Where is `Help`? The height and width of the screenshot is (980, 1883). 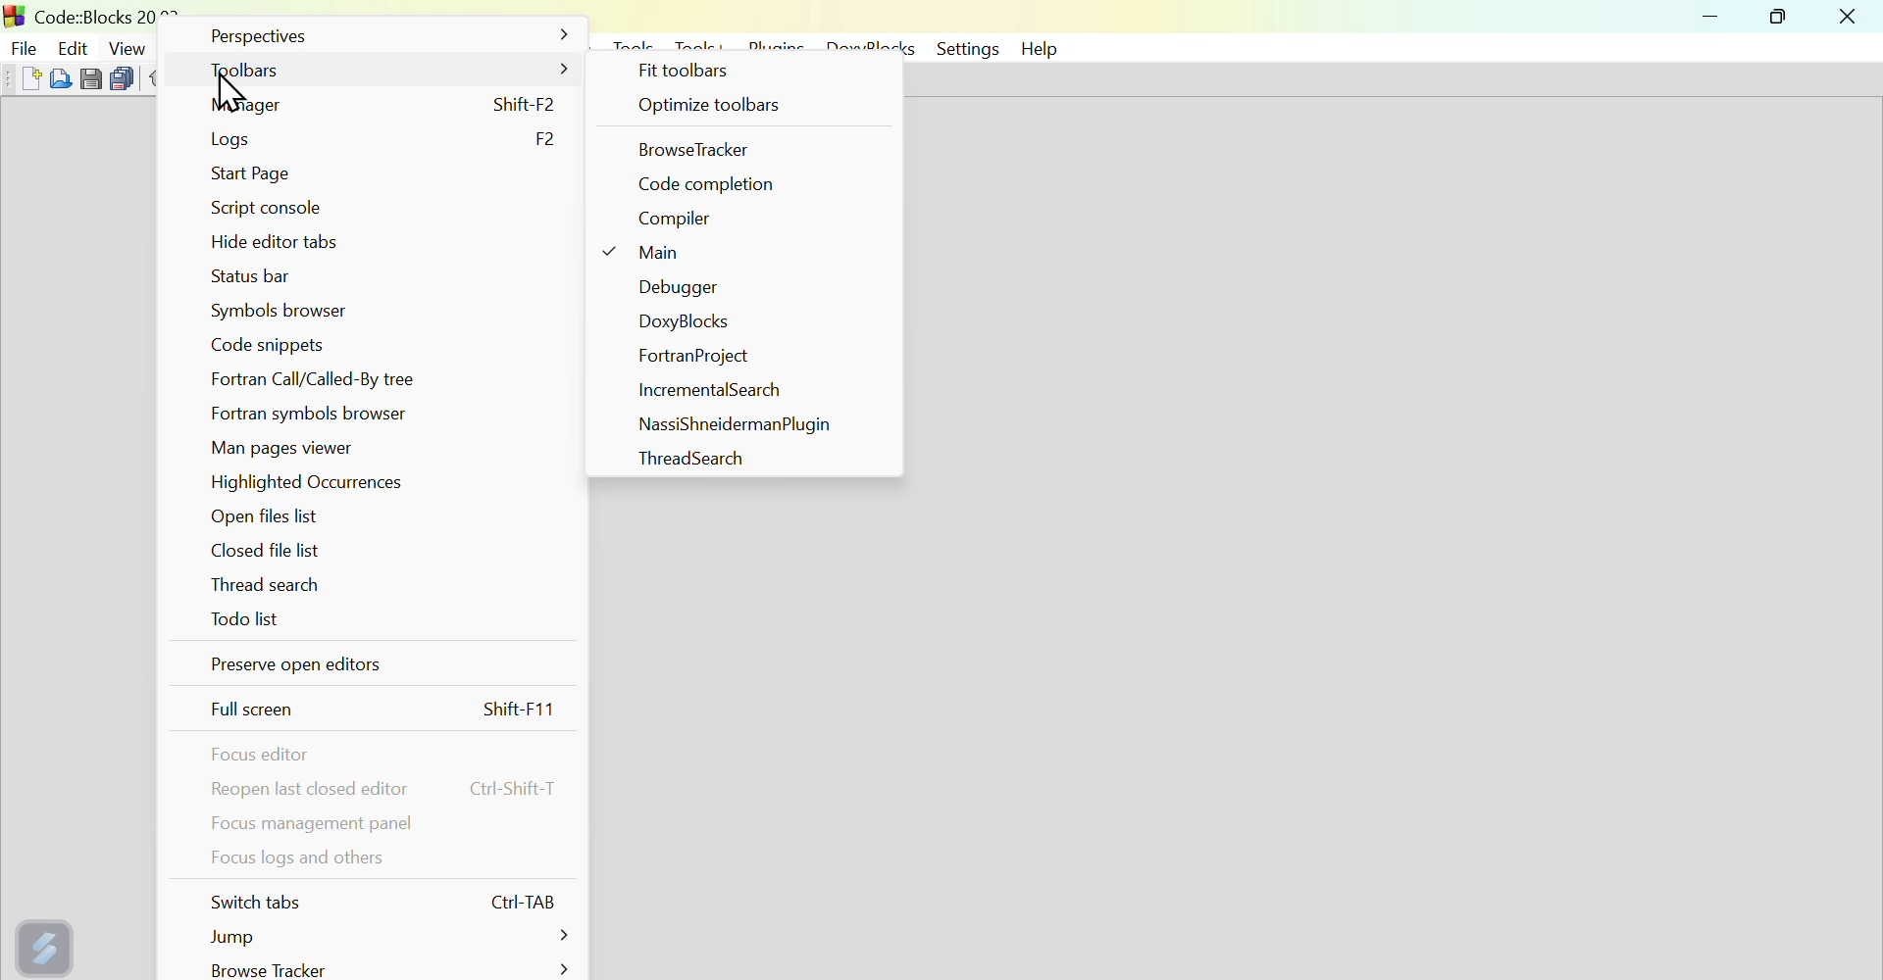 Help is located at coordinates (1043, 48).